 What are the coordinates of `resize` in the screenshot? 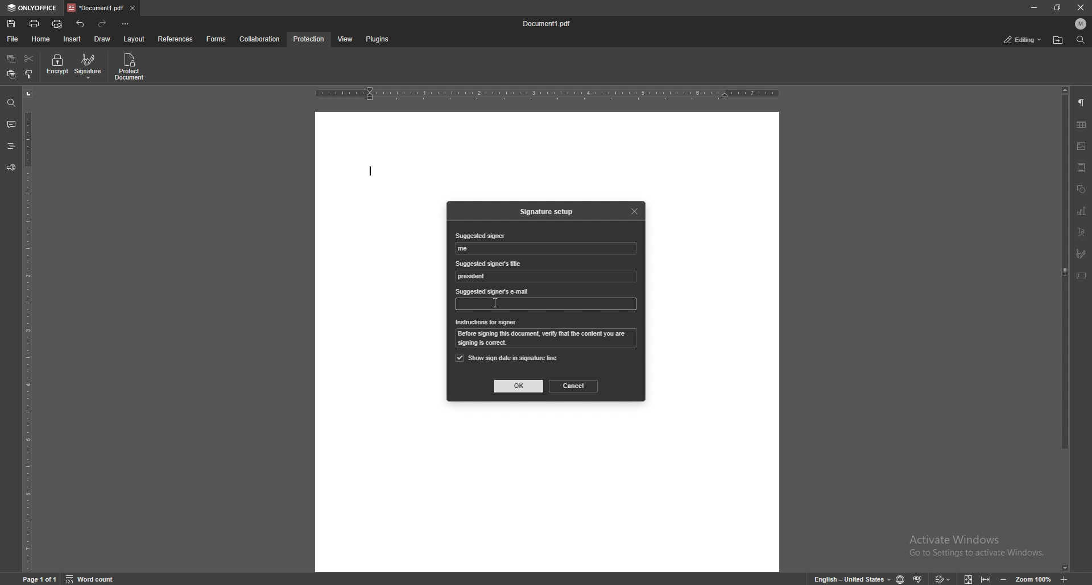 It's located at (1058, 7).